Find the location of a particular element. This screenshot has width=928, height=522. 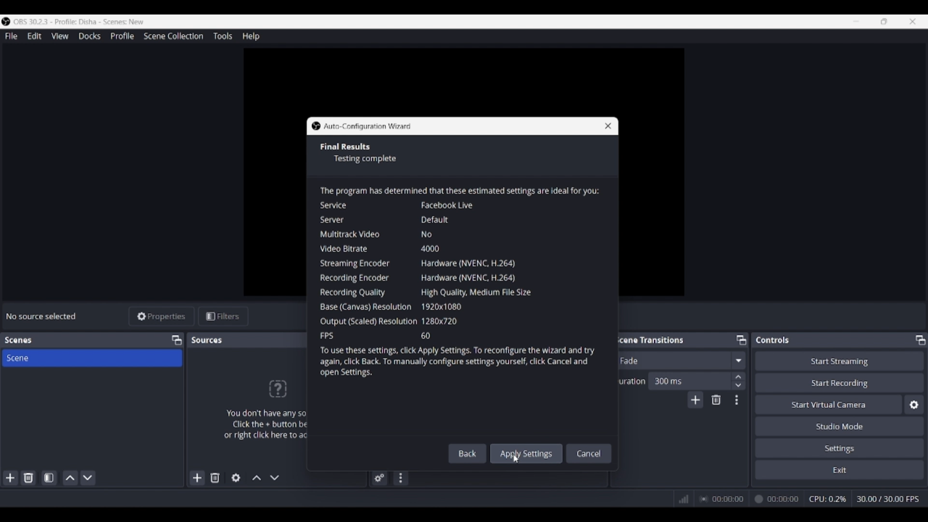

Remove configurble transition is located at coordinates (716, 400).